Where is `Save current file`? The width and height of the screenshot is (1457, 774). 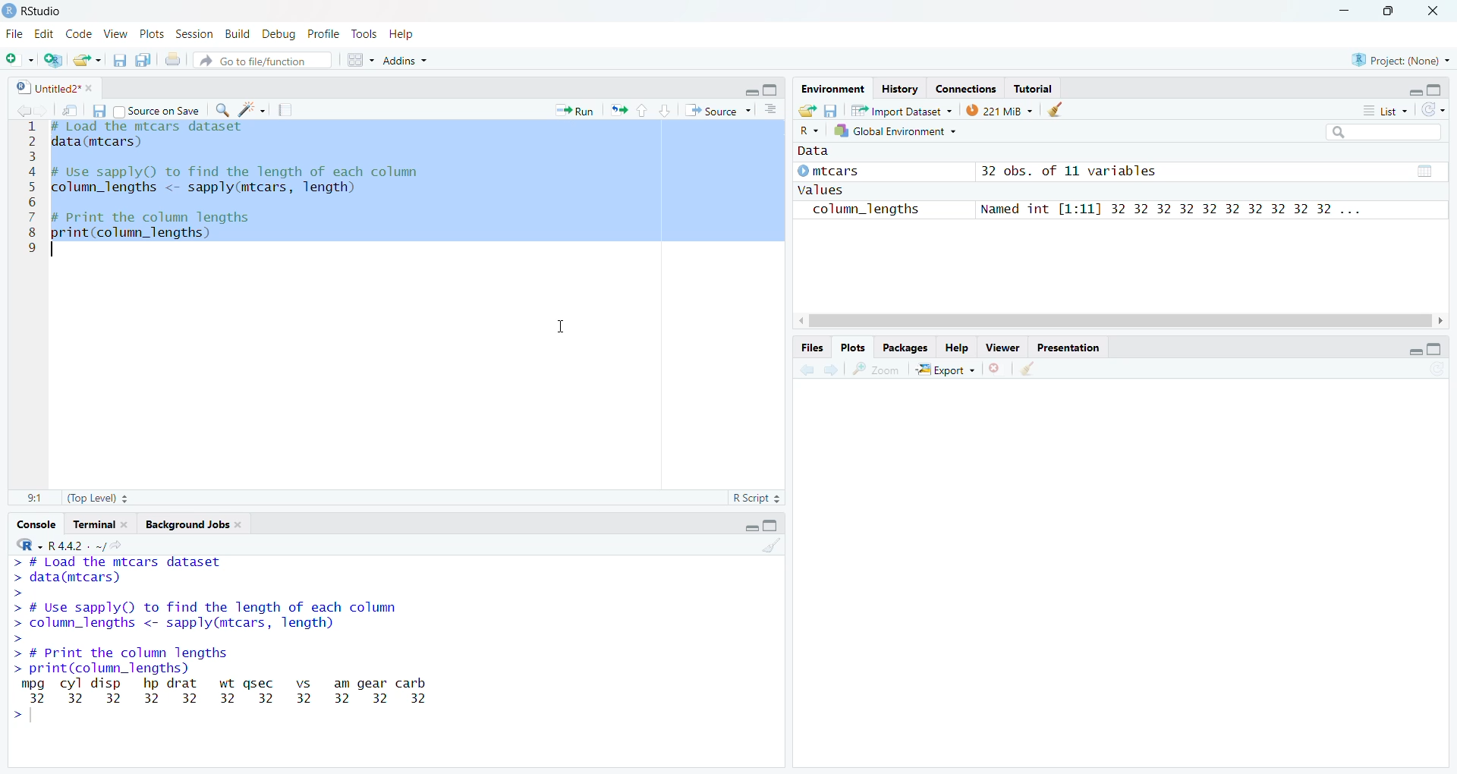
Save current file is located at coordinates (121, 60).